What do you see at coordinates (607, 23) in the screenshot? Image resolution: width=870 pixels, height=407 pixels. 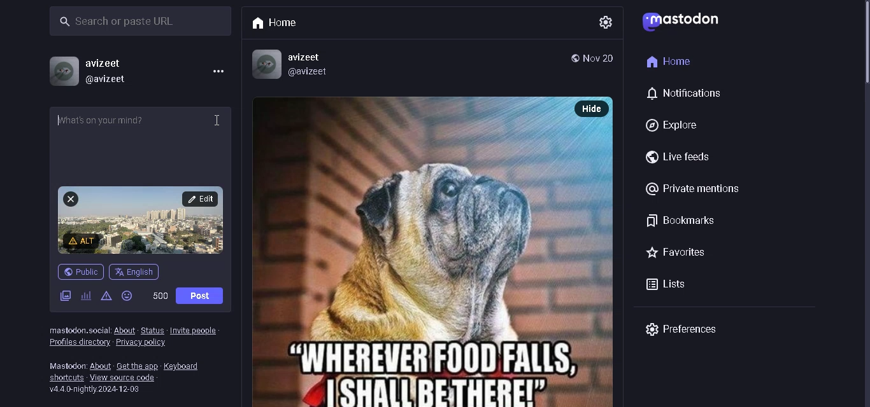 I see `settings` at bounding box center [607, 23].